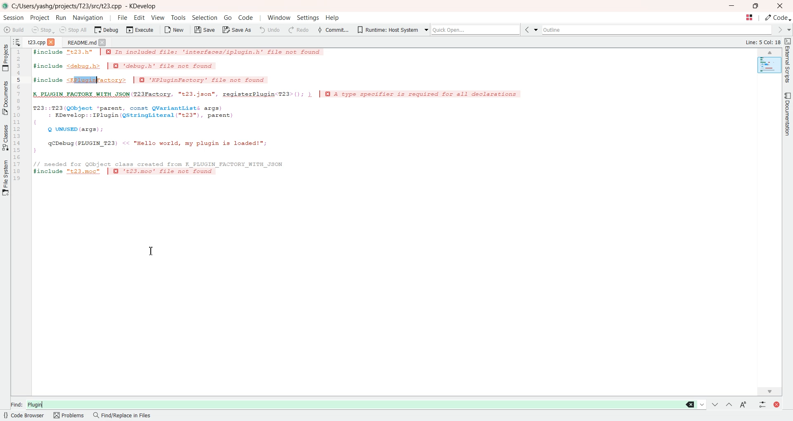 Image resolution: width=793 pixels, height=421 pixels. What do you see at coordinates (332, 19) in the screenshot?
I see `help` at bounding box center [332, 19].